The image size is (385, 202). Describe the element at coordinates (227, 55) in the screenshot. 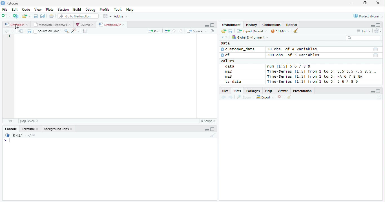

I see `df` at that location.